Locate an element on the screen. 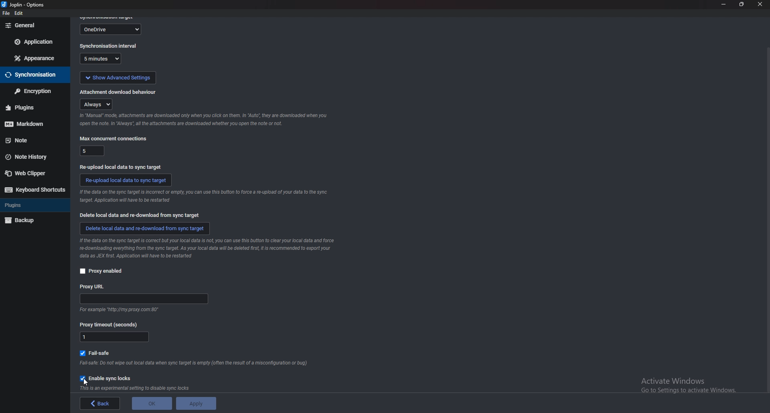  info is located at coordinates (118, 310).